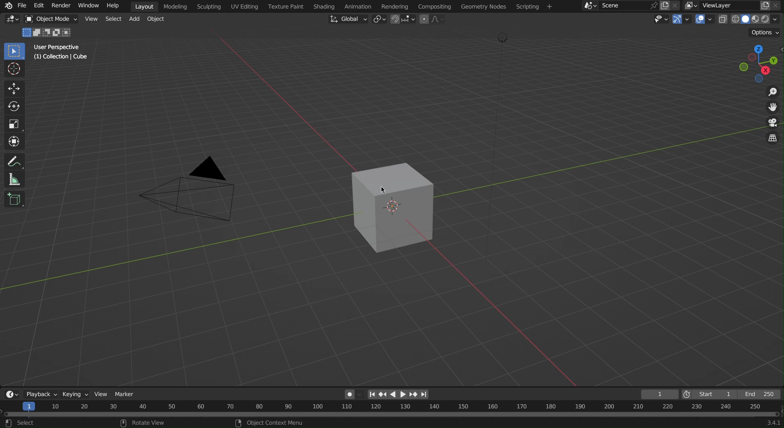 The height and width of the screenshot is (428, 784). Describe the element at coordinates (58, 47) in the screenshot. I see `User Perspective` at that location.